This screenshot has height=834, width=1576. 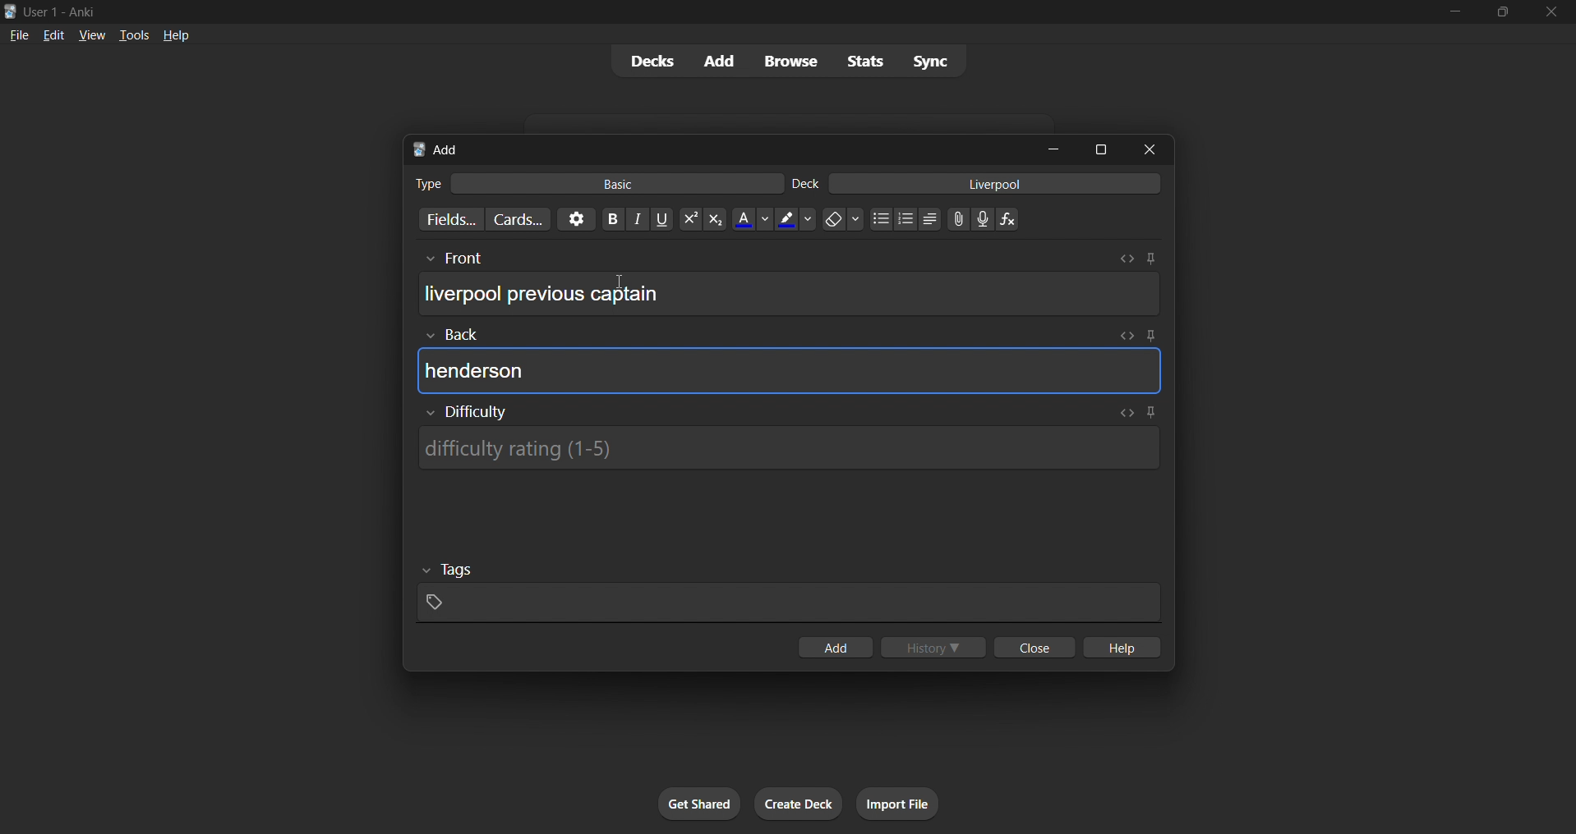 What do you see at coordinates (718, 147) in the screenshot?
I see `add card title bar` at bounding box center [718, 147].